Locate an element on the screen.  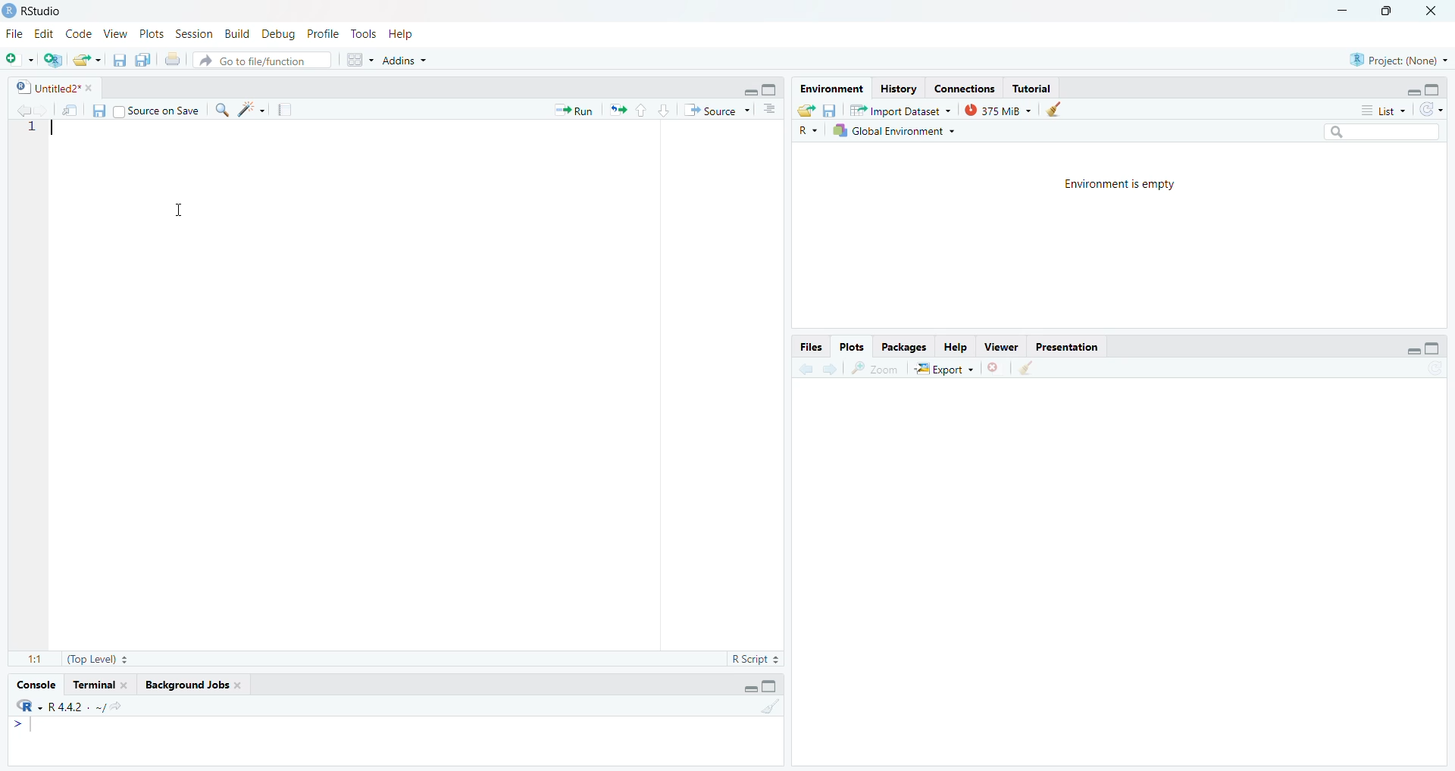
Build is located at coordinates (237, 35).